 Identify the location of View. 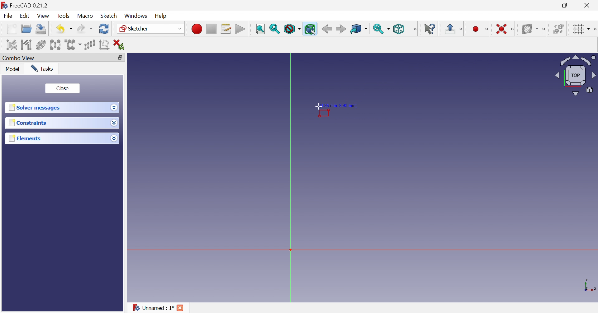
(43, 16).